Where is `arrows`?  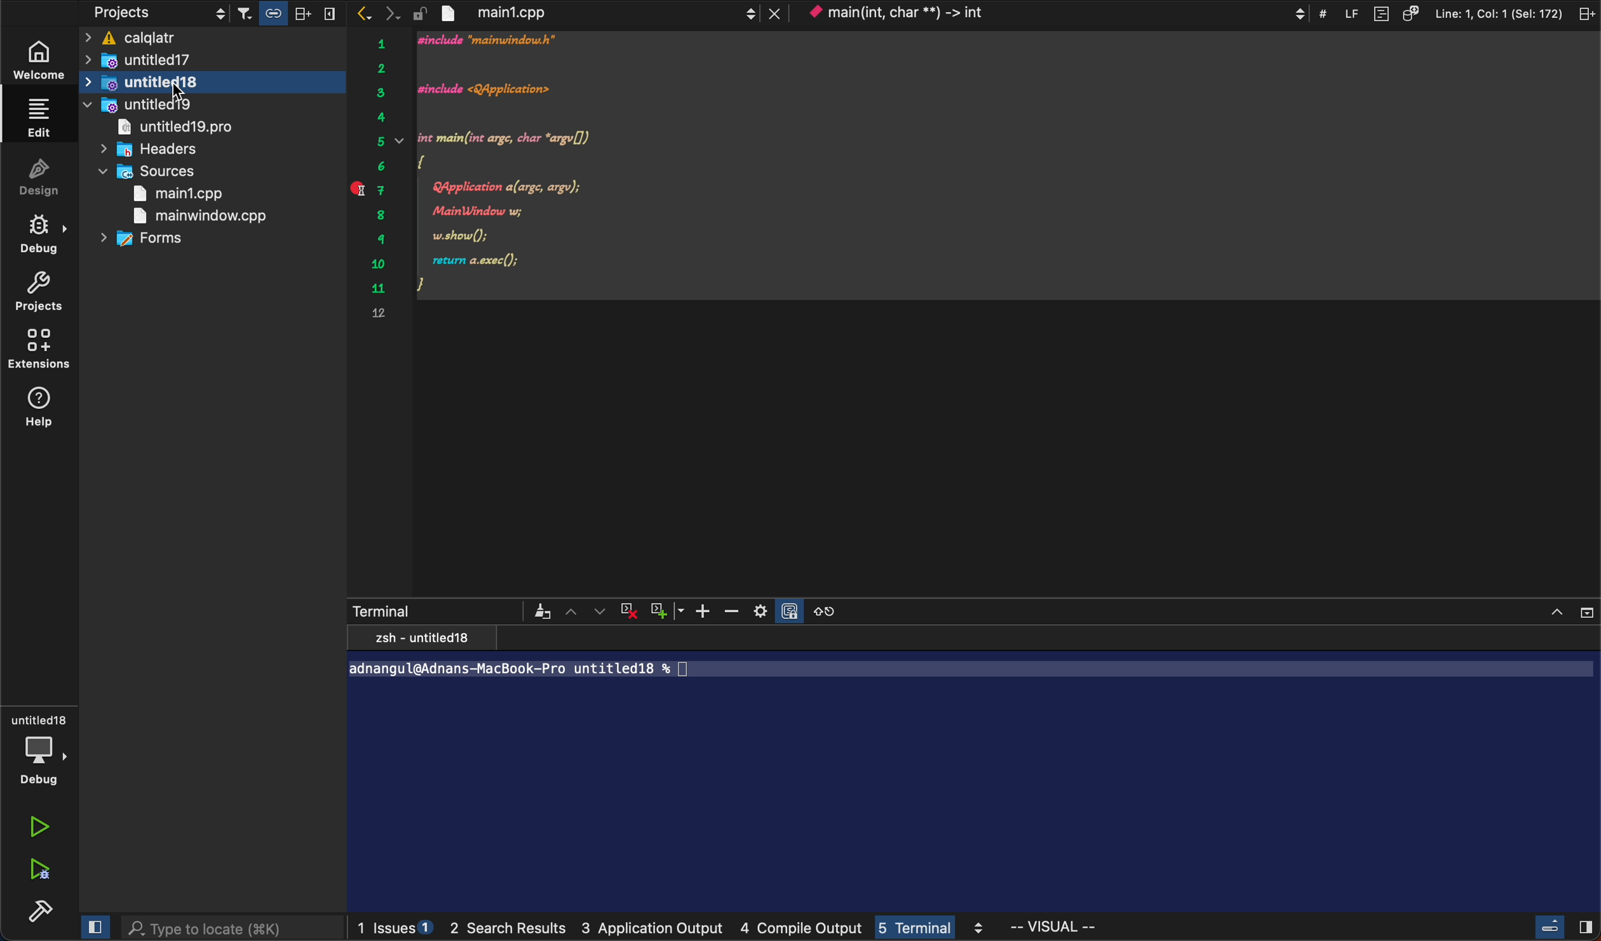
arrows is located at coordinates (588, 611).